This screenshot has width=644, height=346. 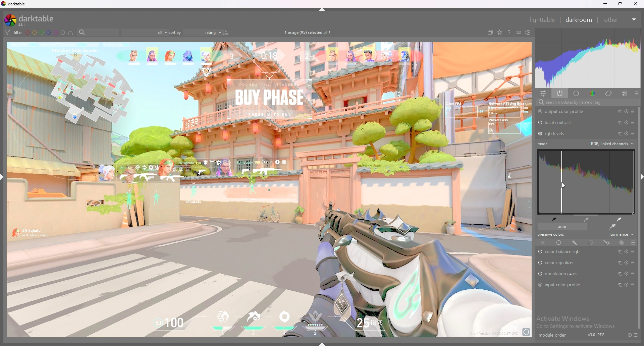 I want to click on reset, so click(x=627, y=335).